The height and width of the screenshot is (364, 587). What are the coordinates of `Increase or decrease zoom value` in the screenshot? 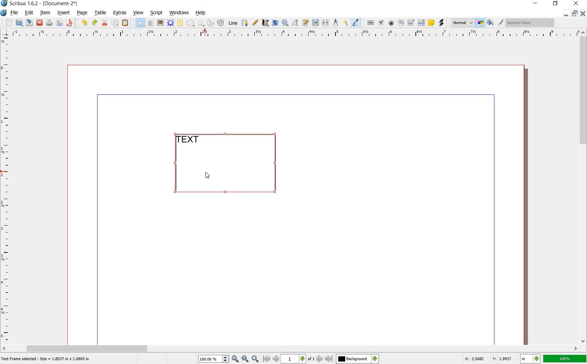 It's located at (226, 359).